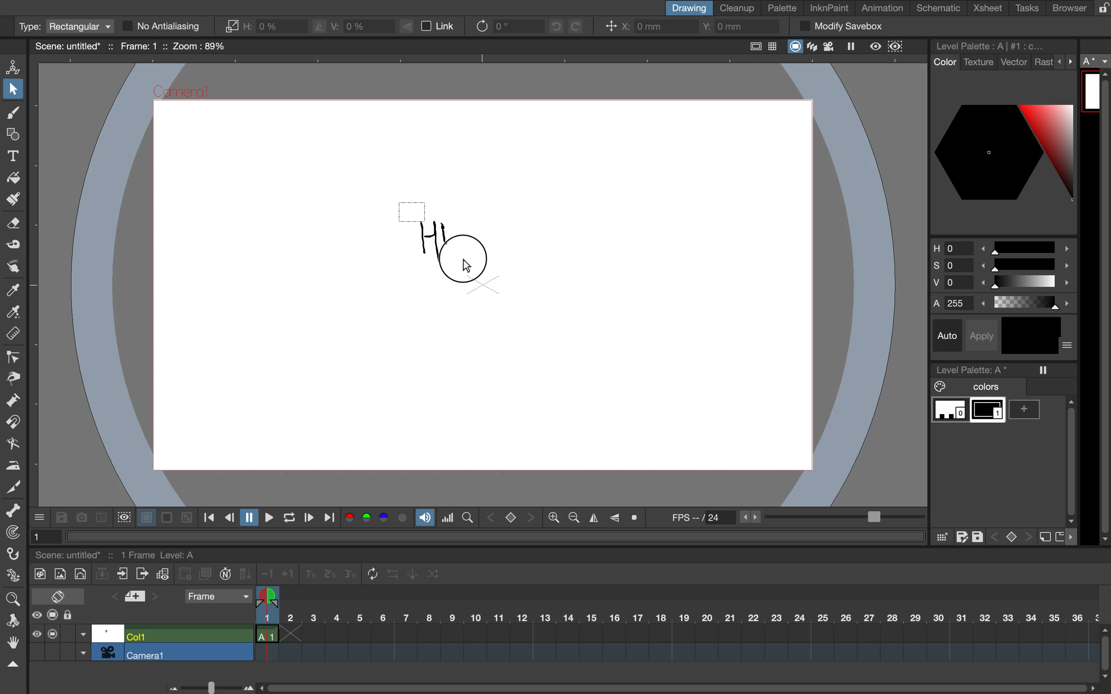 Image resolution: width=1111 pixels, height=694 pixels. What do you see at coordinates (1004, 303) in the screenshot?
I see `alphas` at bounding box center [1004, 303].